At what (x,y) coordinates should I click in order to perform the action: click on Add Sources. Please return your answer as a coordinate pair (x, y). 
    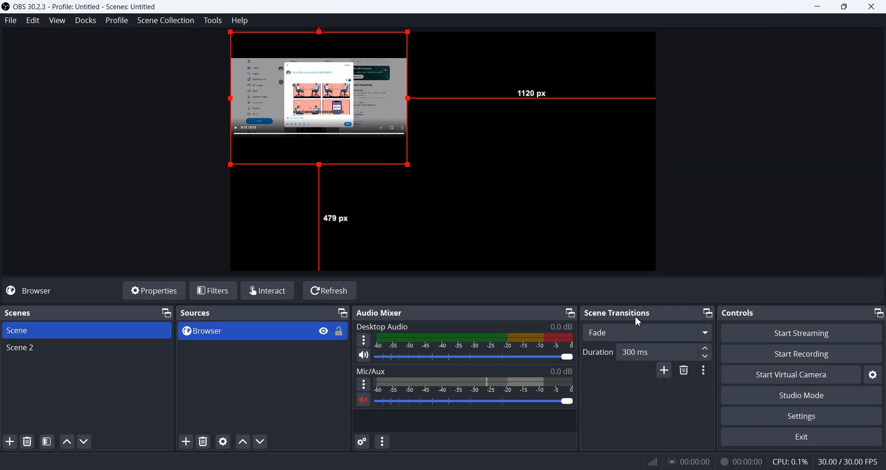
    Looking at the image, I should click on (185, 441).